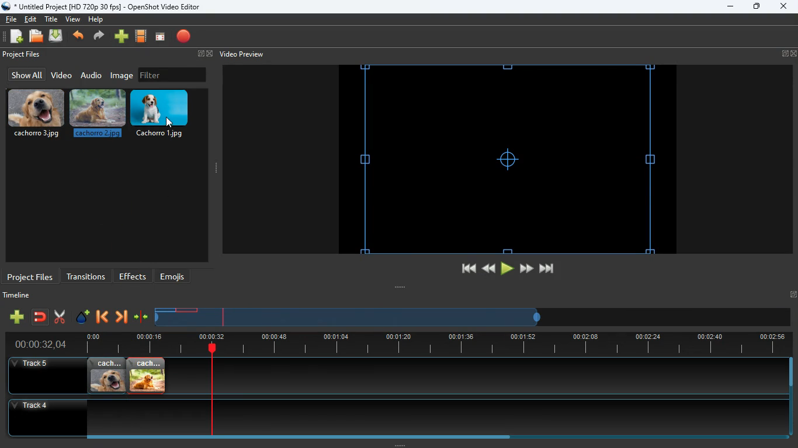  I want to click on maximize, so click(757, 8).